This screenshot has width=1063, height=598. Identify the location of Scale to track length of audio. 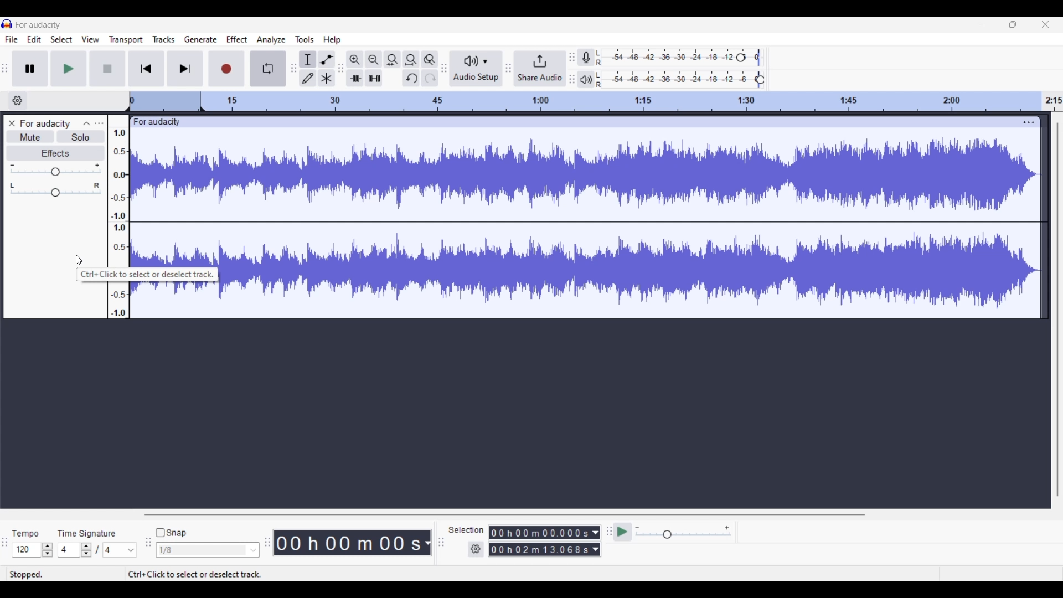
(635, 101).